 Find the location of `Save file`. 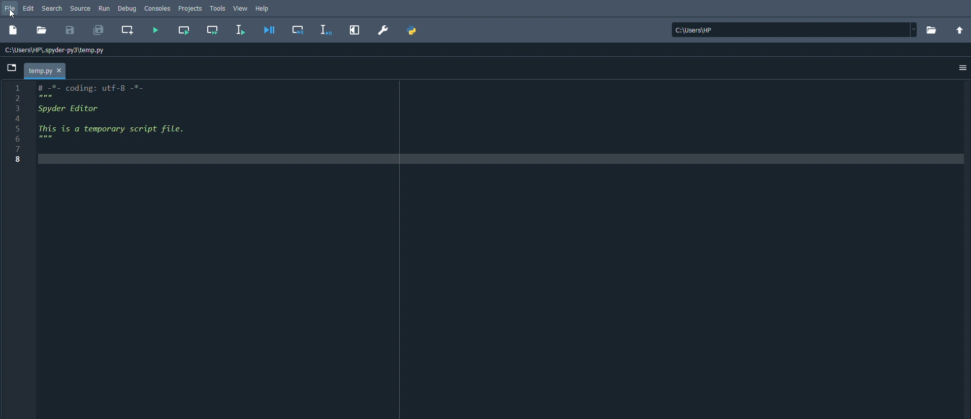

Save file is located at coordinates (70, 30).